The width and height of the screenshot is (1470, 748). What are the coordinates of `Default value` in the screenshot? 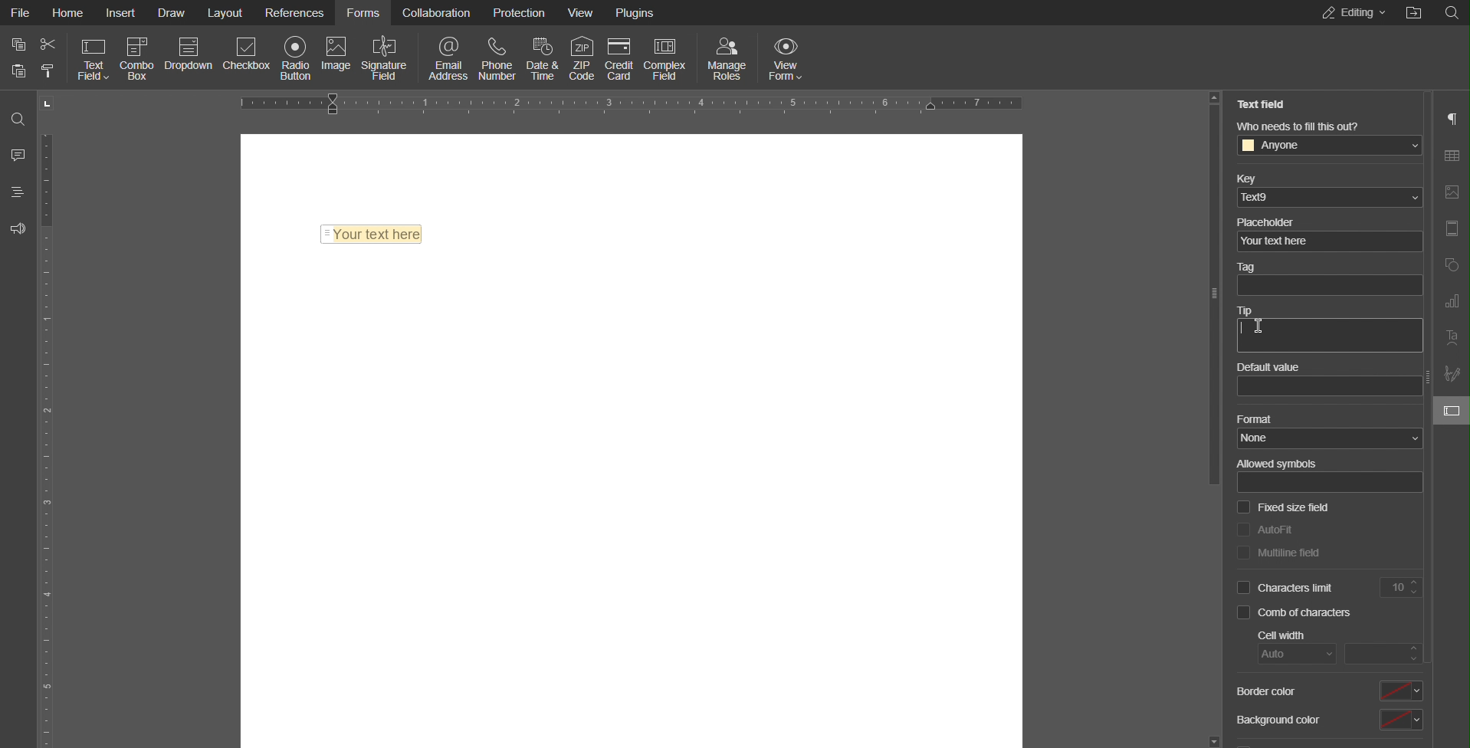 It's located at (1329, 363).